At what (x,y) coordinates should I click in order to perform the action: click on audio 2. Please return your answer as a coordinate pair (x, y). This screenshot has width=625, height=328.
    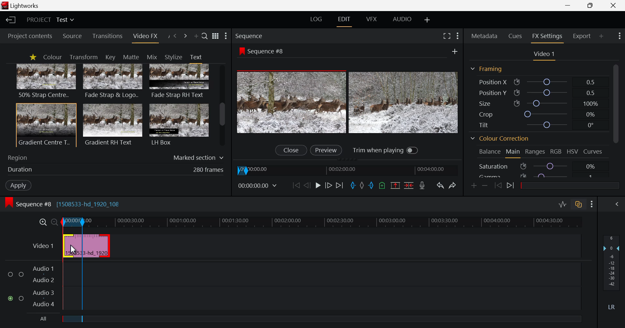
    Looking at the image, I should click on (44, 280).